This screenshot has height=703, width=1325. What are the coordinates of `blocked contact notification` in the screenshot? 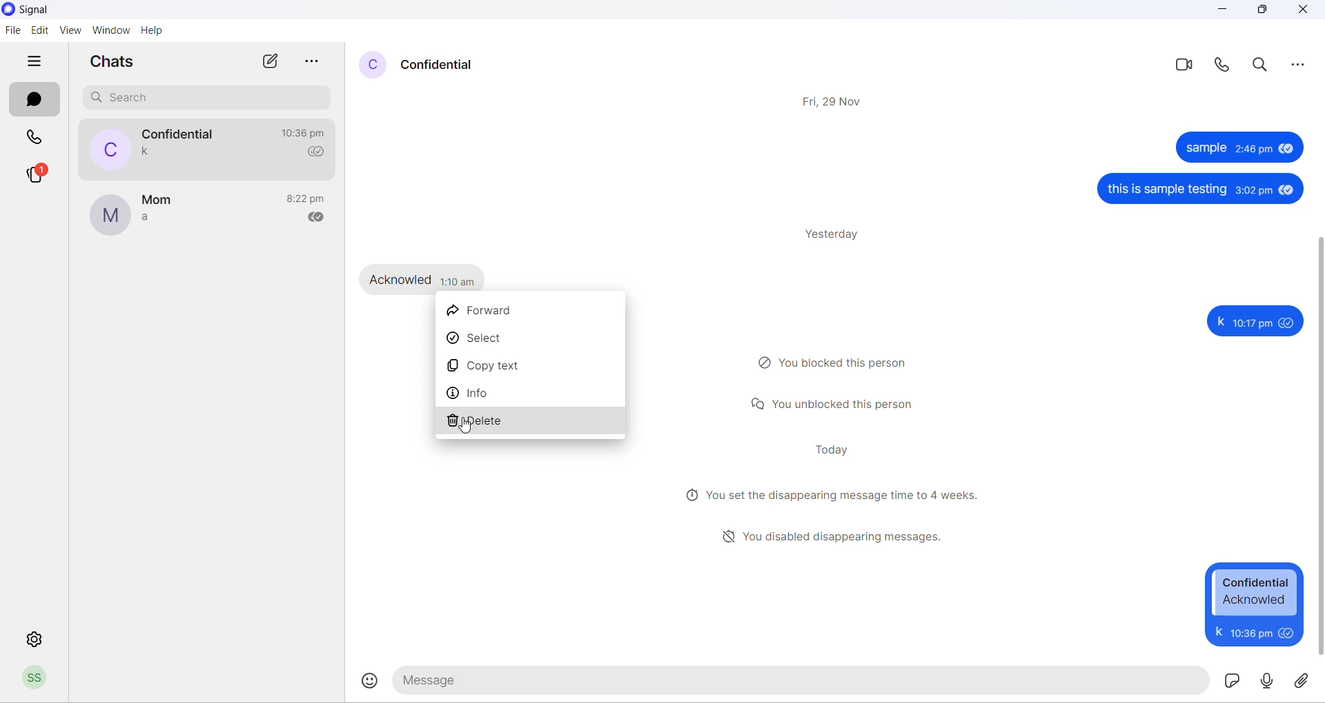 It's located at (838, 362).